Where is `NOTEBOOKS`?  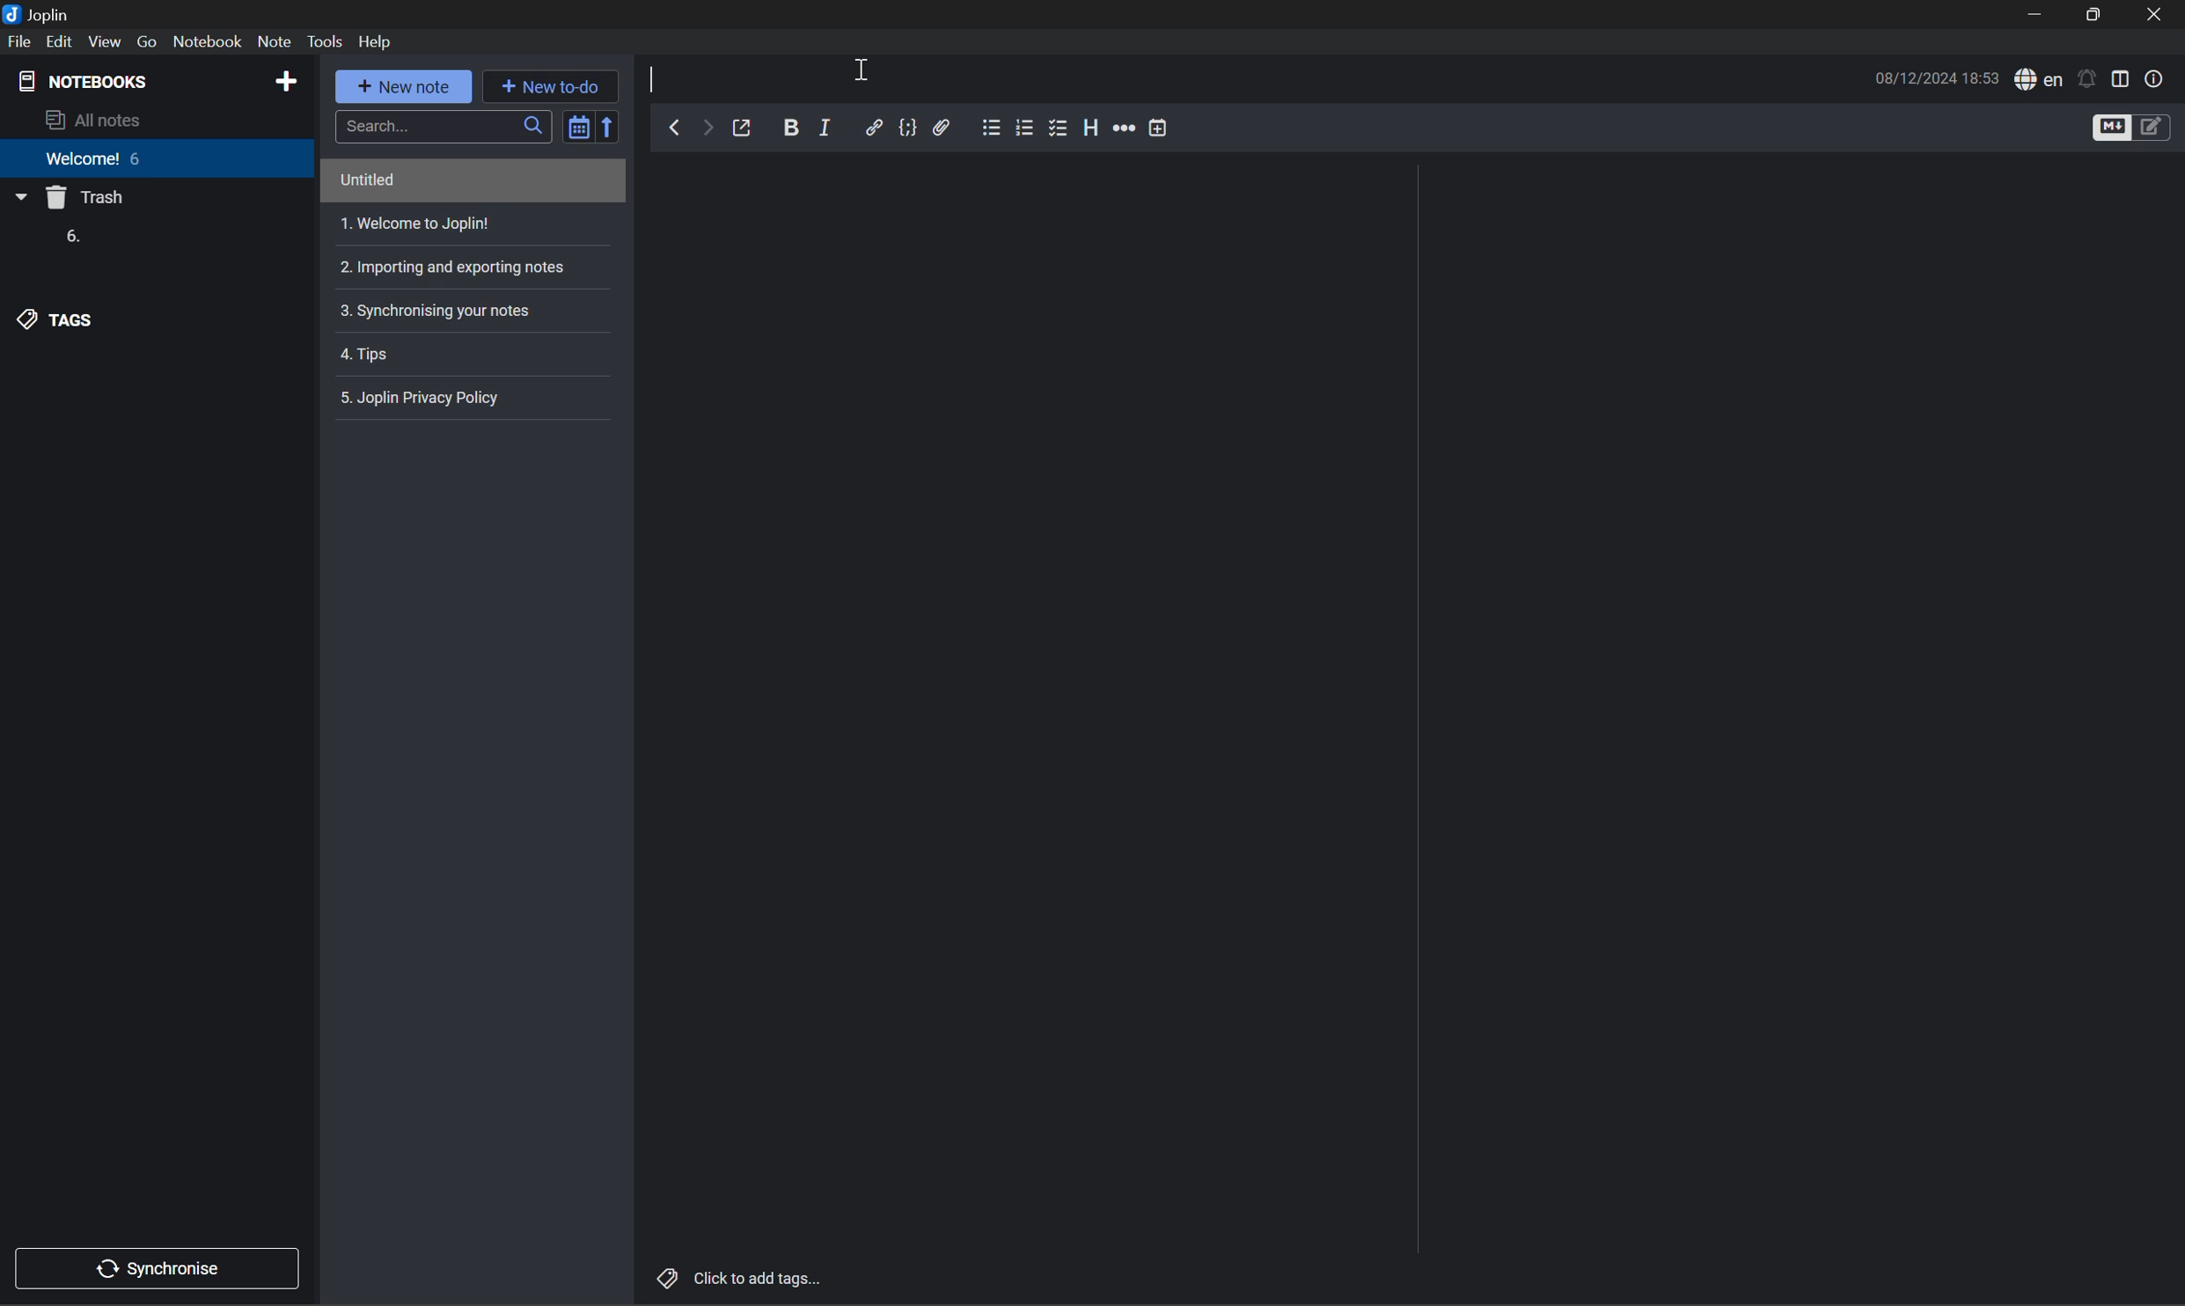
NOTEBOOKS is located at coordinates (86, 78).